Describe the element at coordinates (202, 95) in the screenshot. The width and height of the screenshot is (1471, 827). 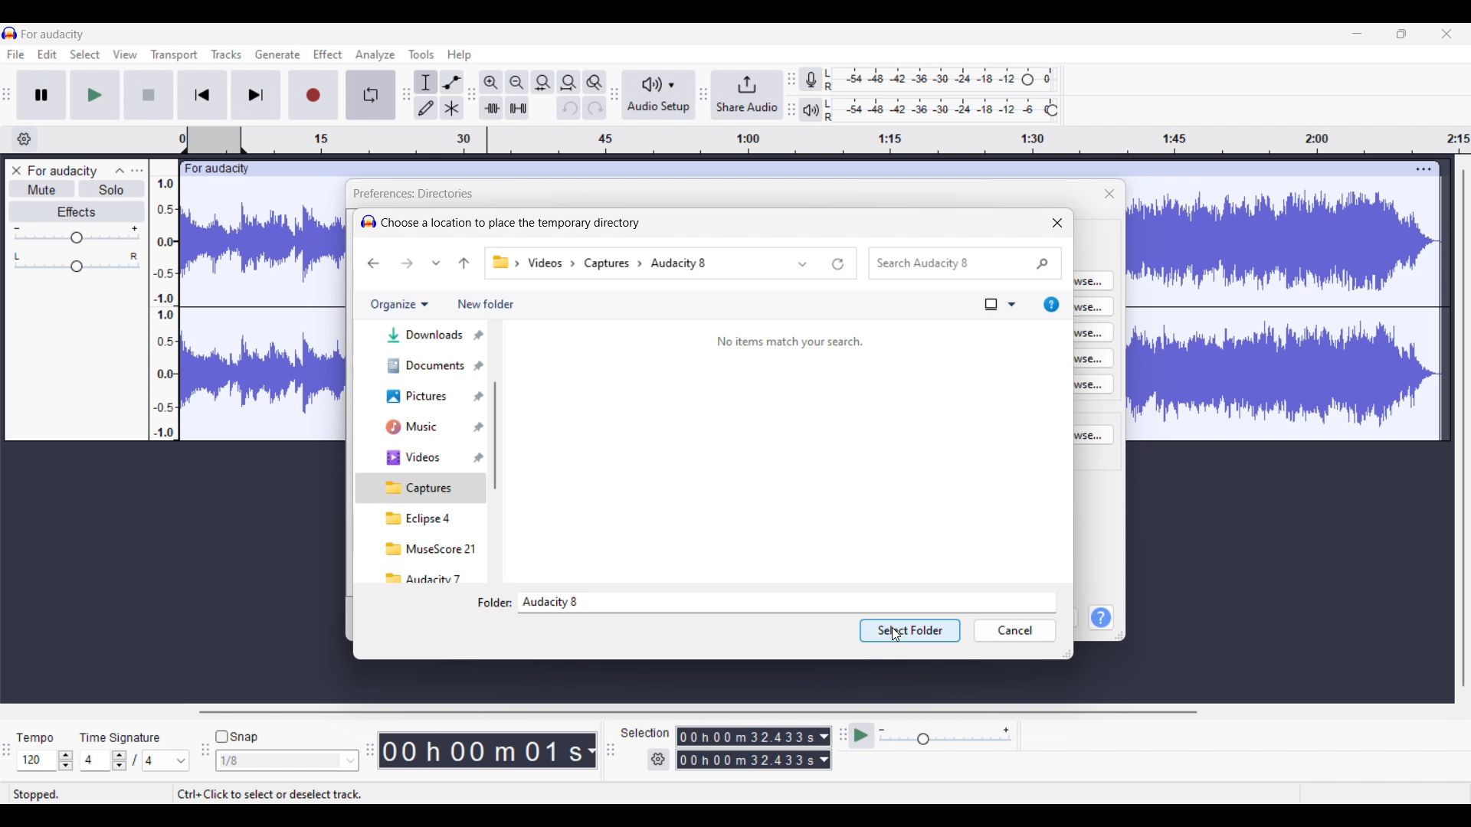
I see `Skip/Select to start` at that location.